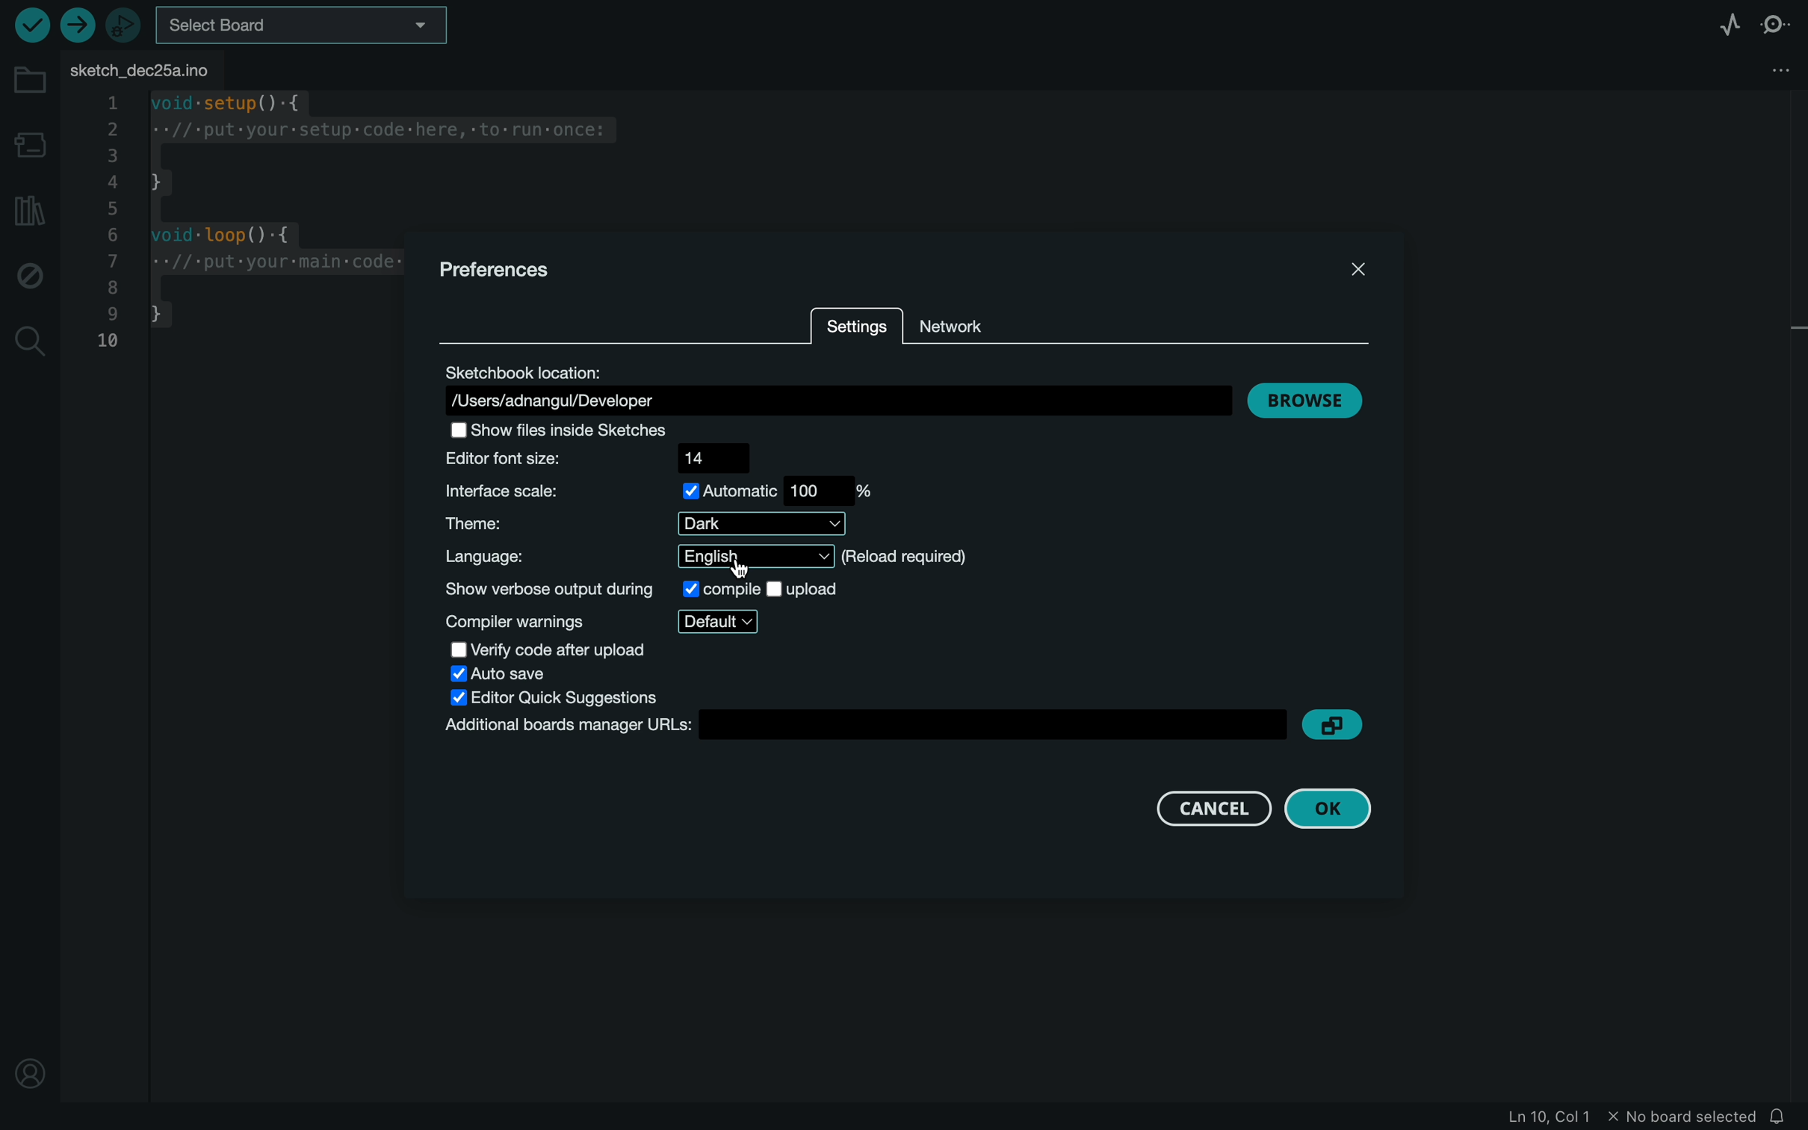 The image size is (1808, 1130). What do you see at coordinates (123, 25) in the screenshot?
I see `debugger` at bounding box center [123, 25].